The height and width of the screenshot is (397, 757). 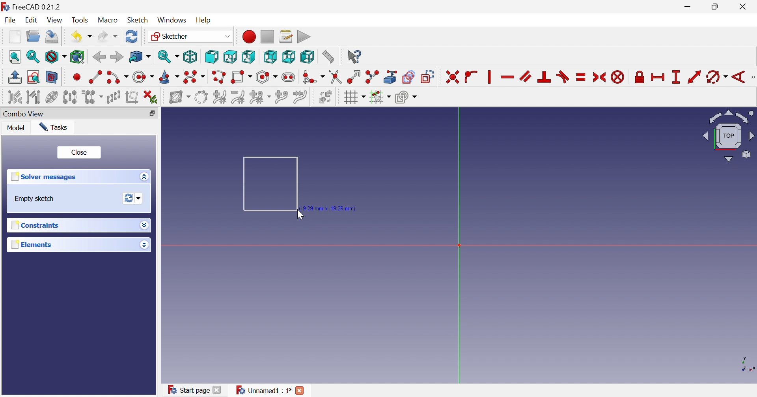 What do you see at coordinates (408, 77) in the screenshot?
I see `Create carbon copy` at bounding box center [408, 77].